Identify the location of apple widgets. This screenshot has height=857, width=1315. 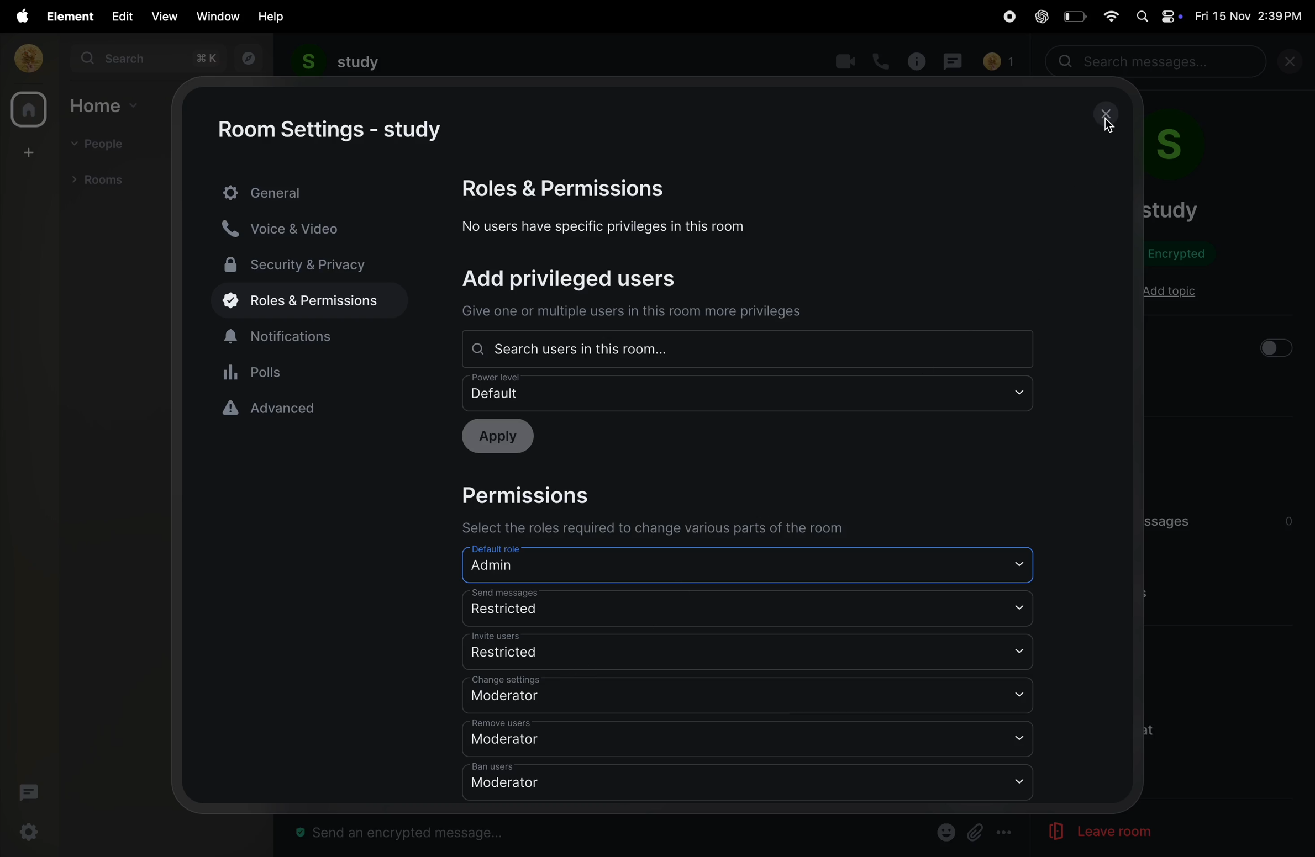
(1158, 15).